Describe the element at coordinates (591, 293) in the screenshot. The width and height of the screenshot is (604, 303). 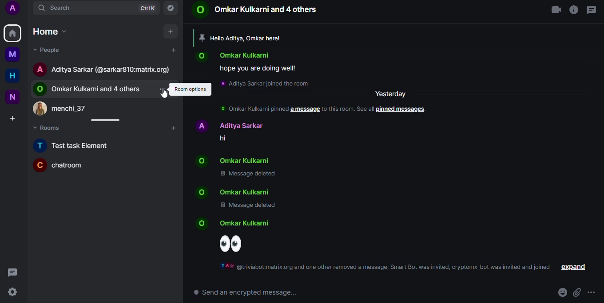
I see `more` at that location.